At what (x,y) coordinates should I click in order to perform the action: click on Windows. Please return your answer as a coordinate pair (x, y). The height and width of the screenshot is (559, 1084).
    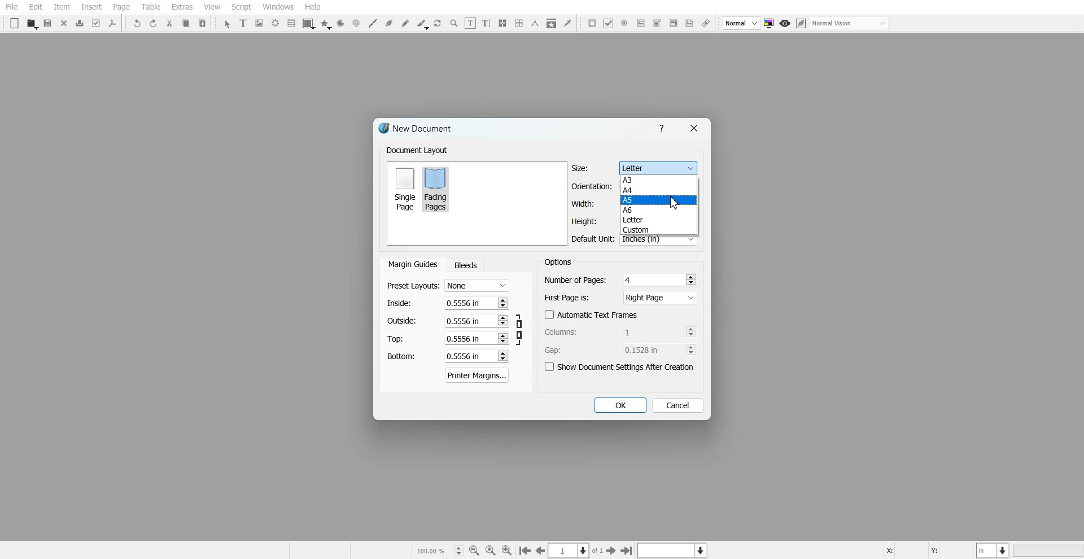
    Looking at the image, I should click on (278, 7).